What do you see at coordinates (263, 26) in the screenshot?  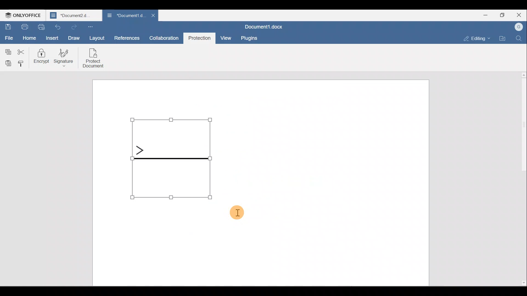 I see `Document name` at bounding box center [263, 26].